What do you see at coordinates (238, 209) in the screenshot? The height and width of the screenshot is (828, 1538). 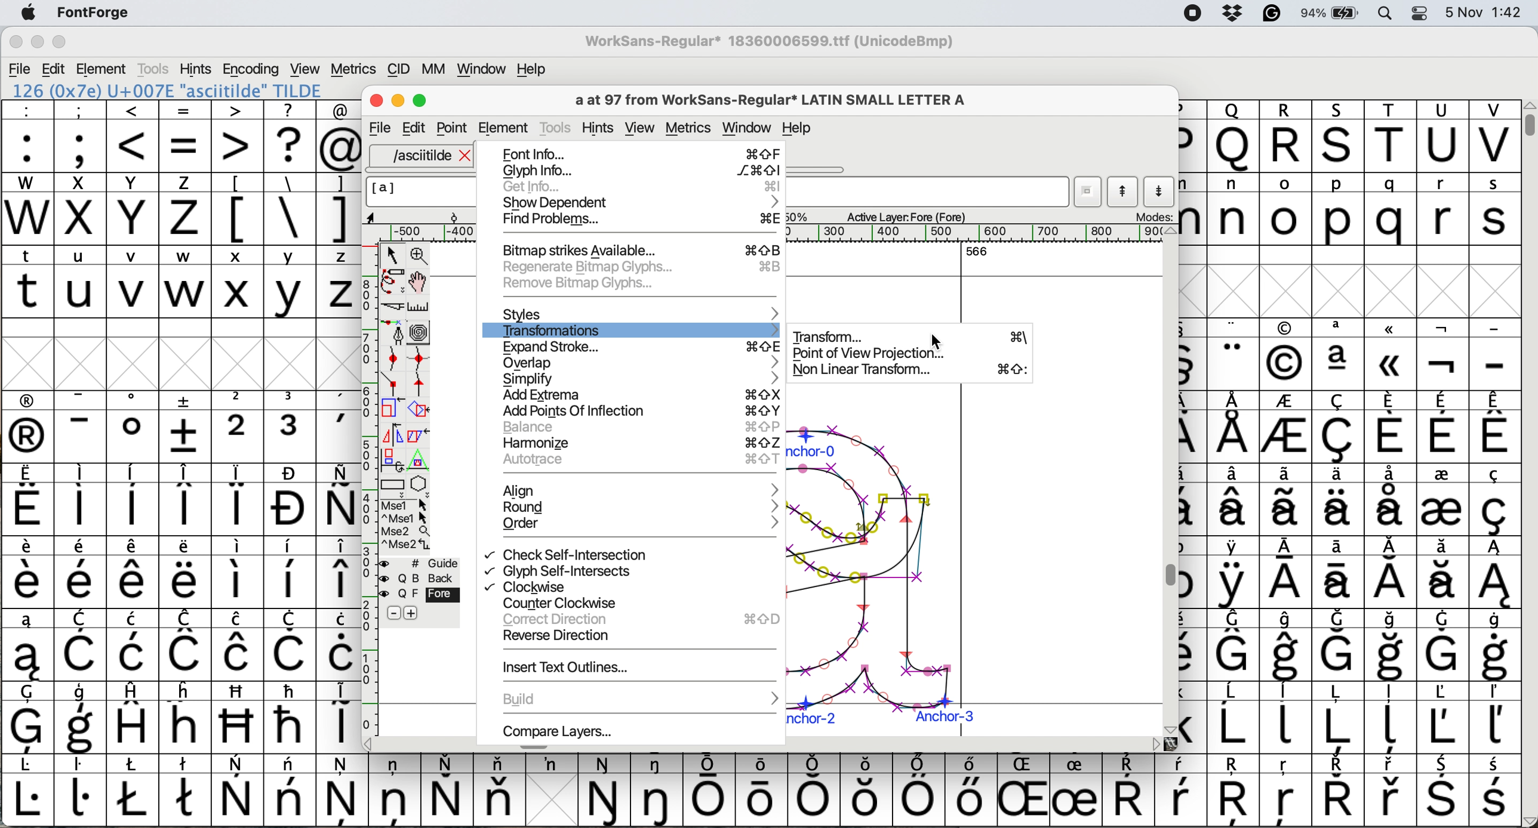 I see `[` at bounding box center [238, 209].